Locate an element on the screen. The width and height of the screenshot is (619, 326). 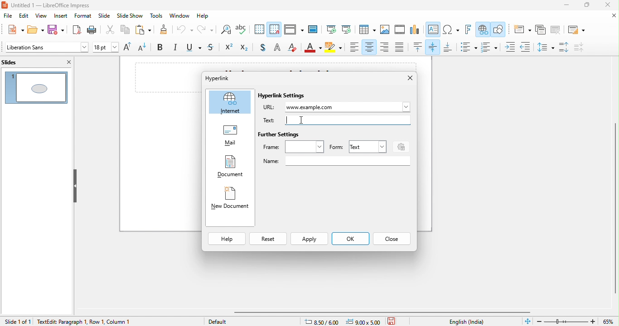
open is located at coordinates (34, 30).